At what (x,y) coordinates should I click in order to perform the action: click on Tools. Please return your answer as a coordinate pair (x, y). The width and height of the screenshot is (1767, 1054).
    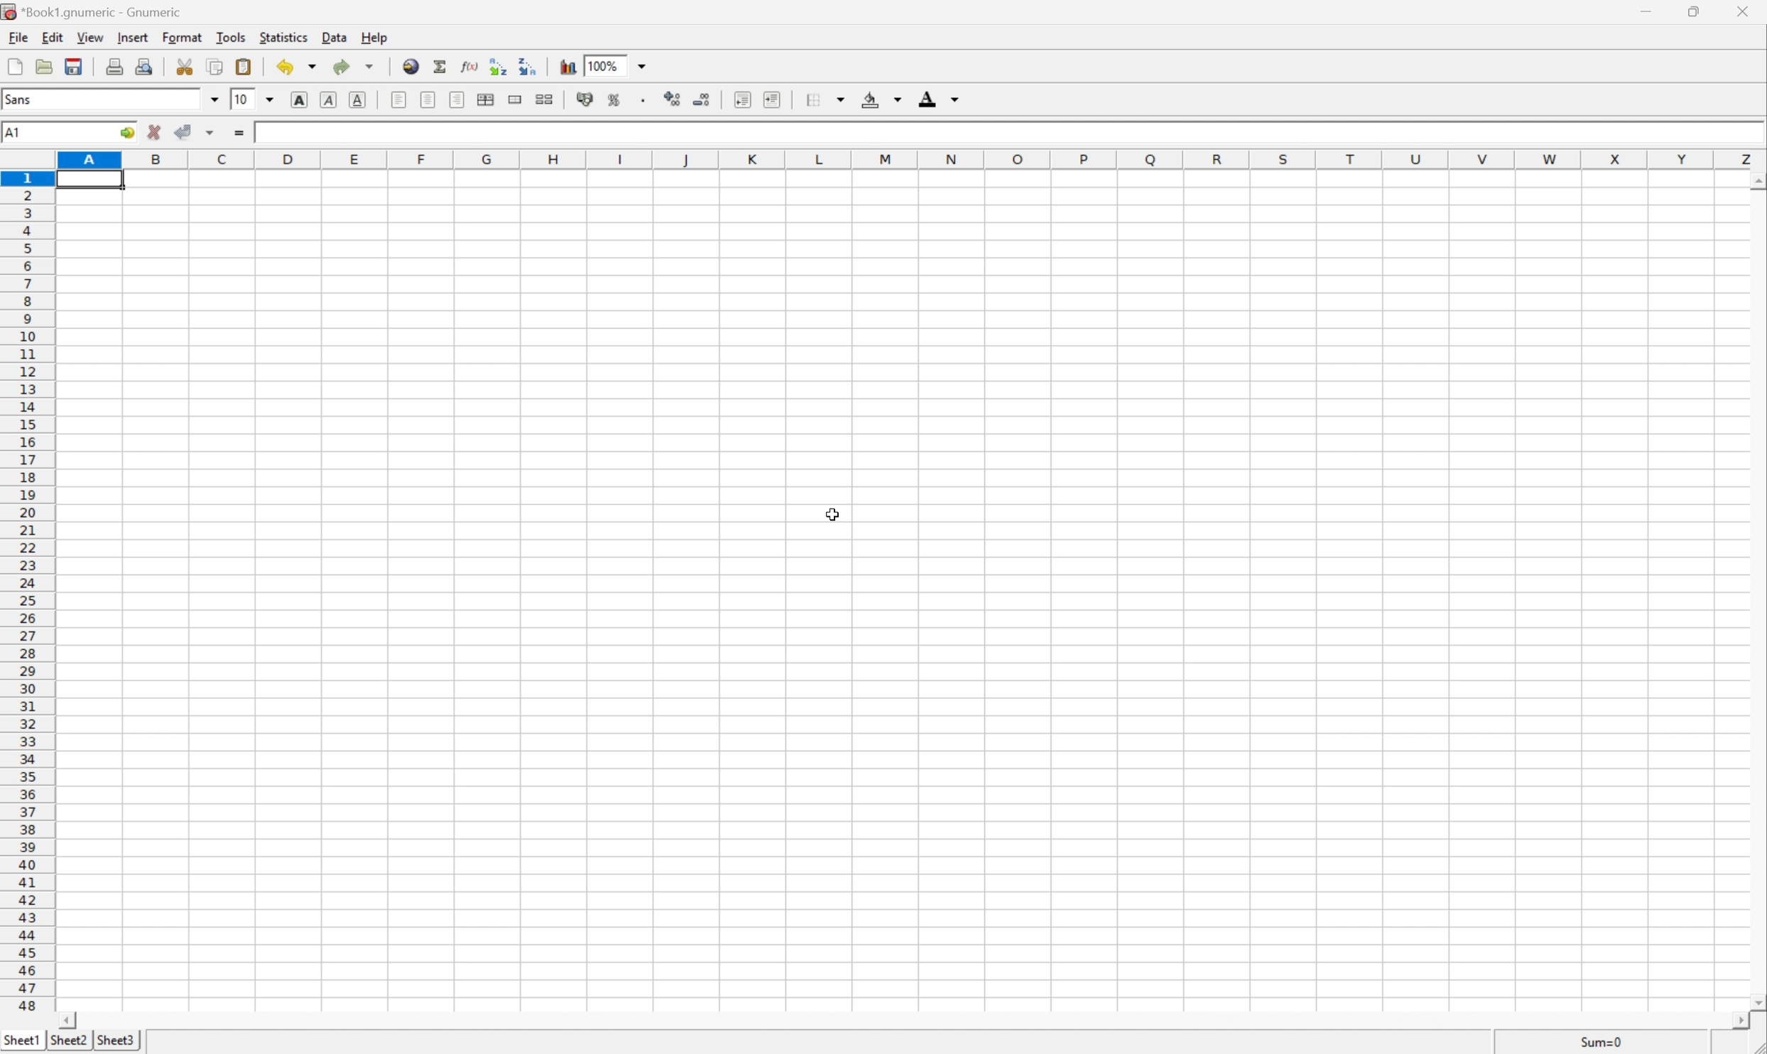
    Looking at the image, I should click on (230, 36).